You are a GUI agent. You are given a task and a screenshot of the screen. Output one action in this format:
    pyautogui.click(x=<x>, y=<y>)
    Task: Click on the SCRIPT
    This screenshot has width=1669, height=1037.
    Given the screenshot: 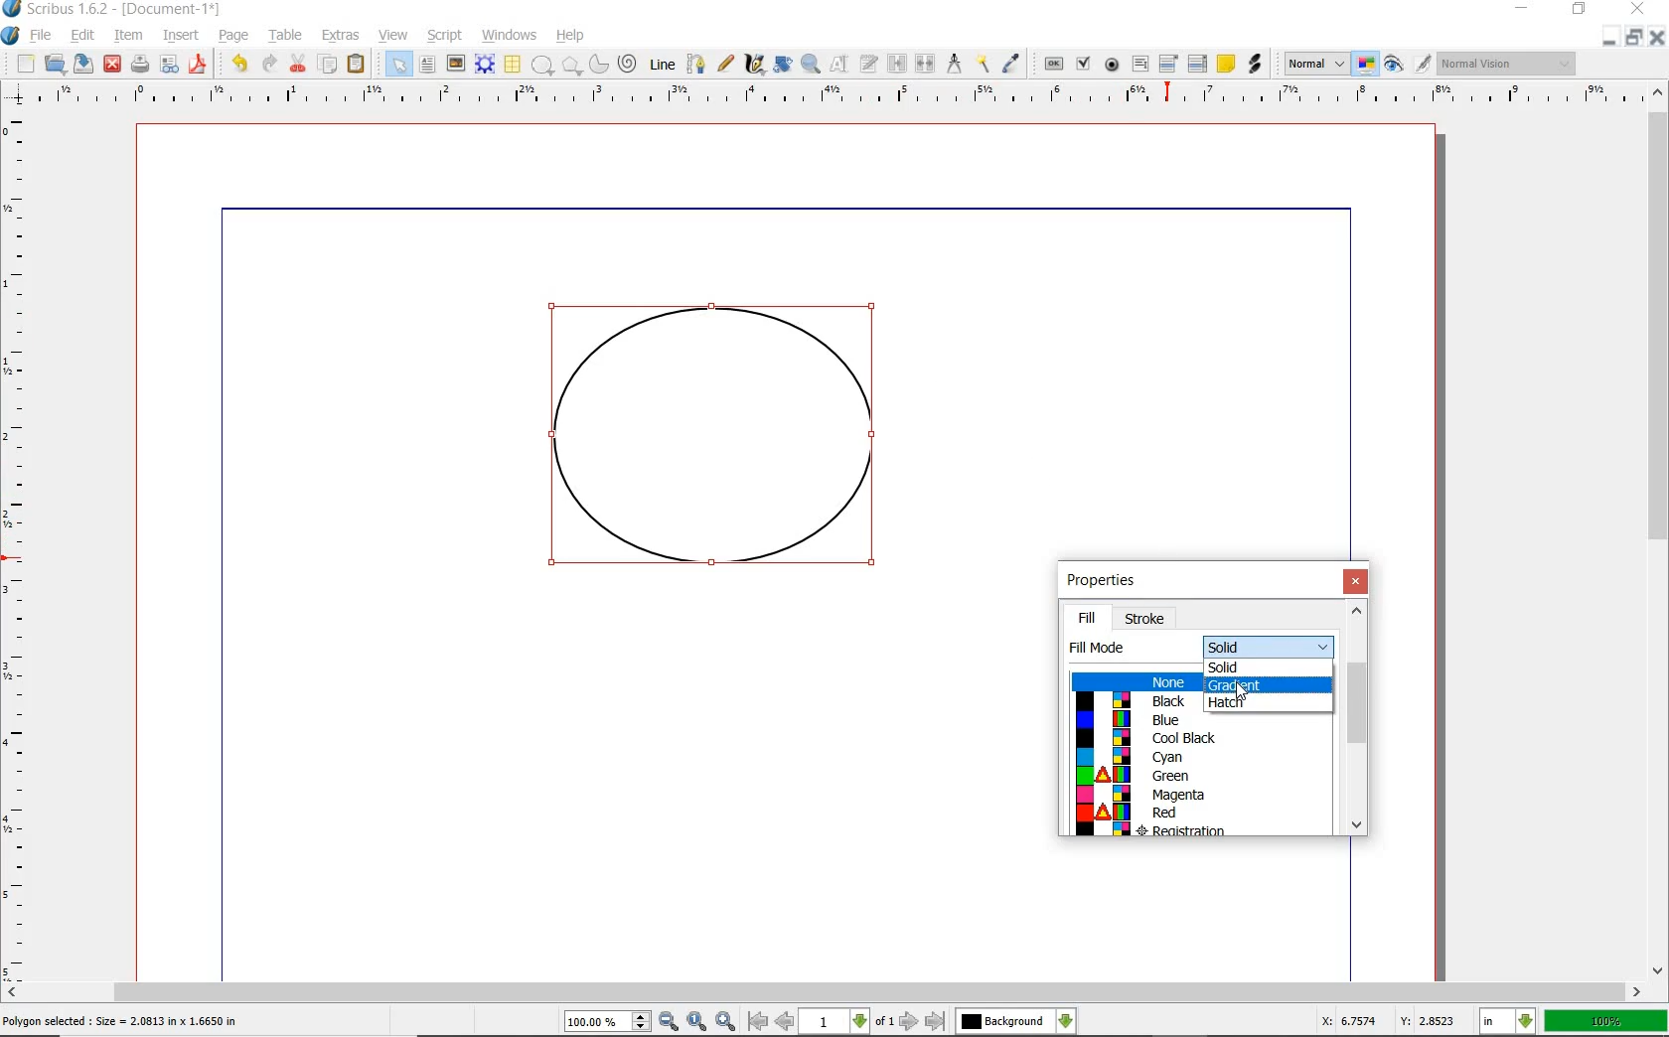 What is the action you would take?
    pyautogui.click(x=442, y=34)
    